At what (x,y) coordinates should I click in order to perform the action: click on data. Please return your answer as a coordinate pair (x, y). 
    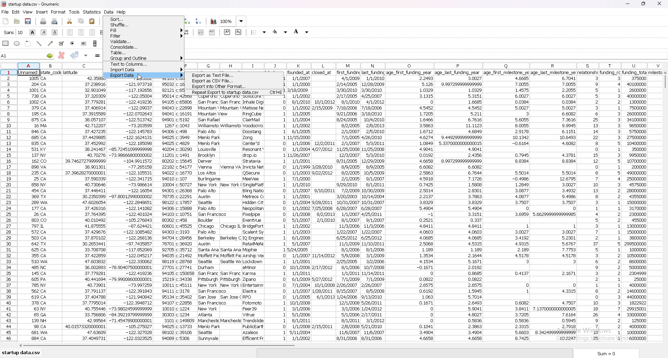
    Looking at the image, I should click on (459, 206).